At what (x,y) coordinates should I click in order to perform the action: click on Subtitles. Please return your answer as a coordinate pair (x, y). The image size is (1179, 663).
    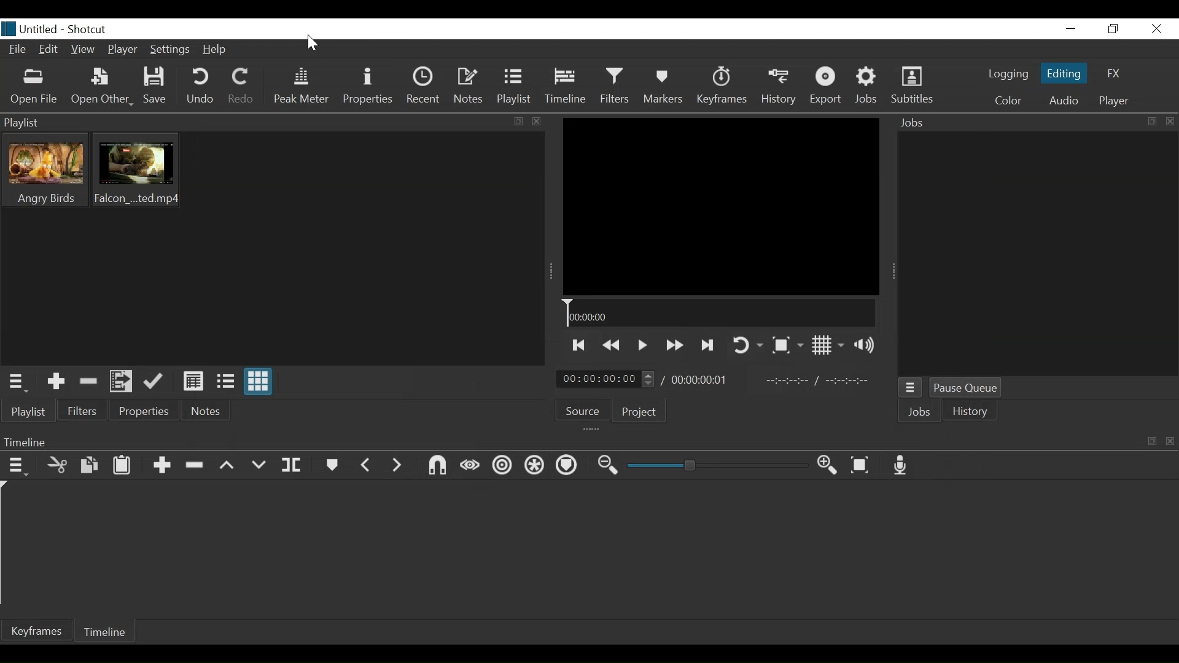
    Looking at the image, I should click on (912, 86).